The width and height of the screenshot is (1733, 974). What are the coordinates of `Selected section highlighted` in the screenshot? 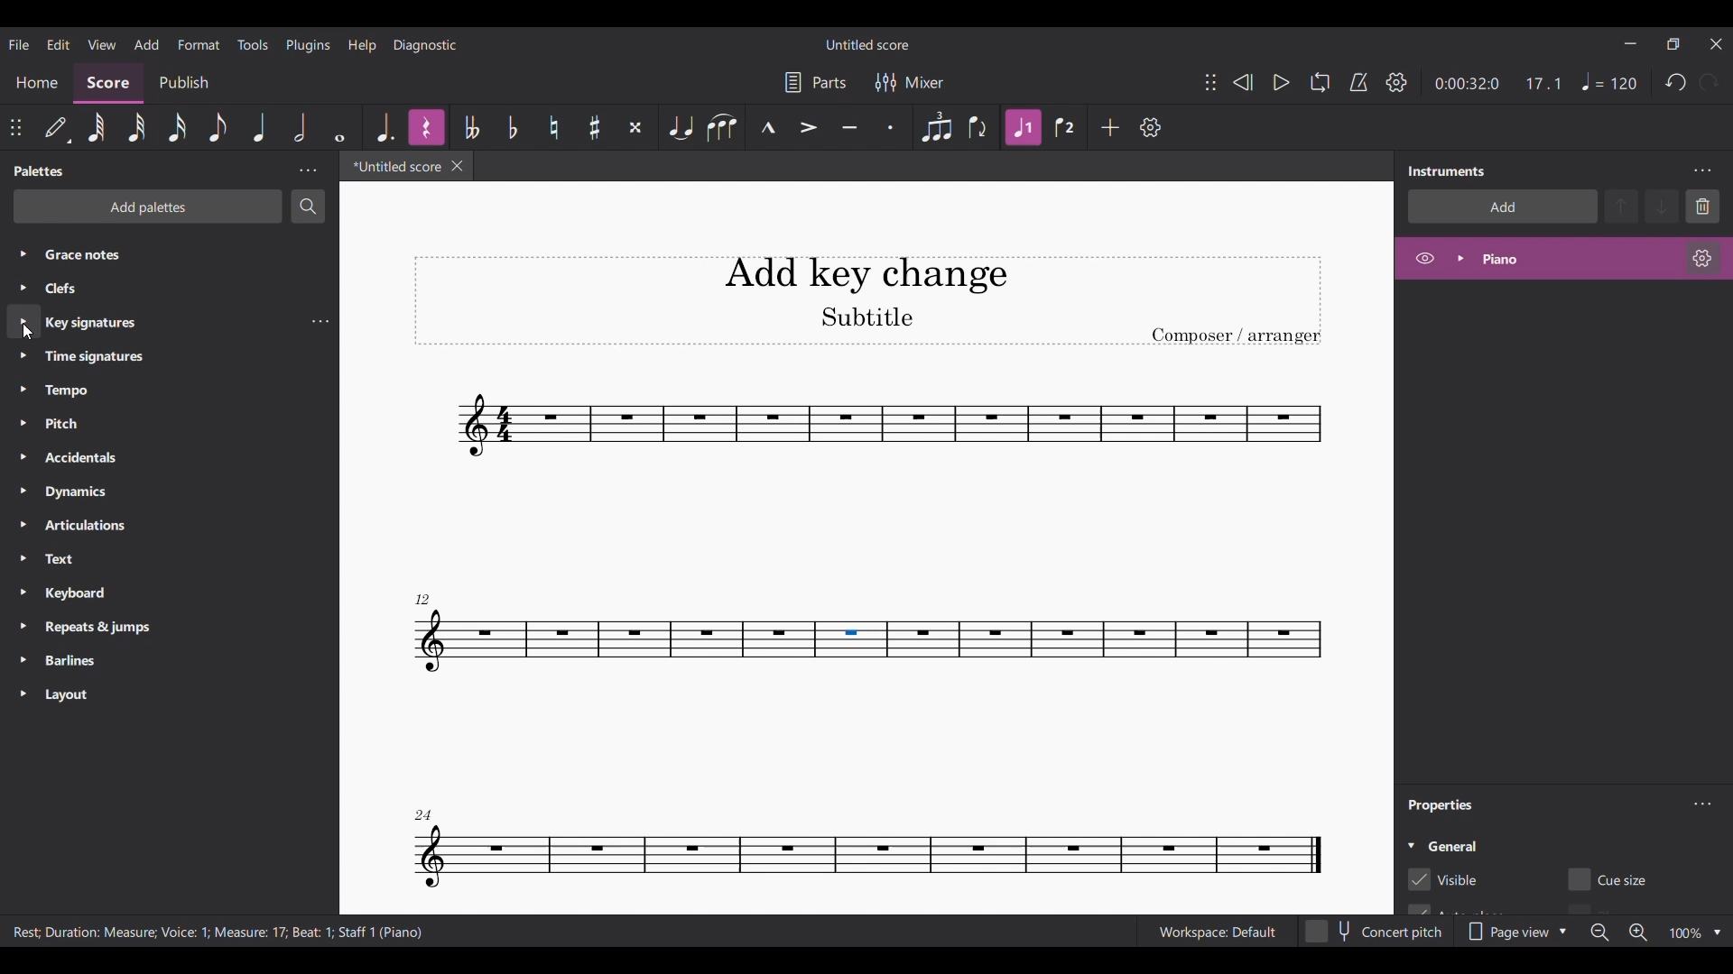 It's located at (851, 639).